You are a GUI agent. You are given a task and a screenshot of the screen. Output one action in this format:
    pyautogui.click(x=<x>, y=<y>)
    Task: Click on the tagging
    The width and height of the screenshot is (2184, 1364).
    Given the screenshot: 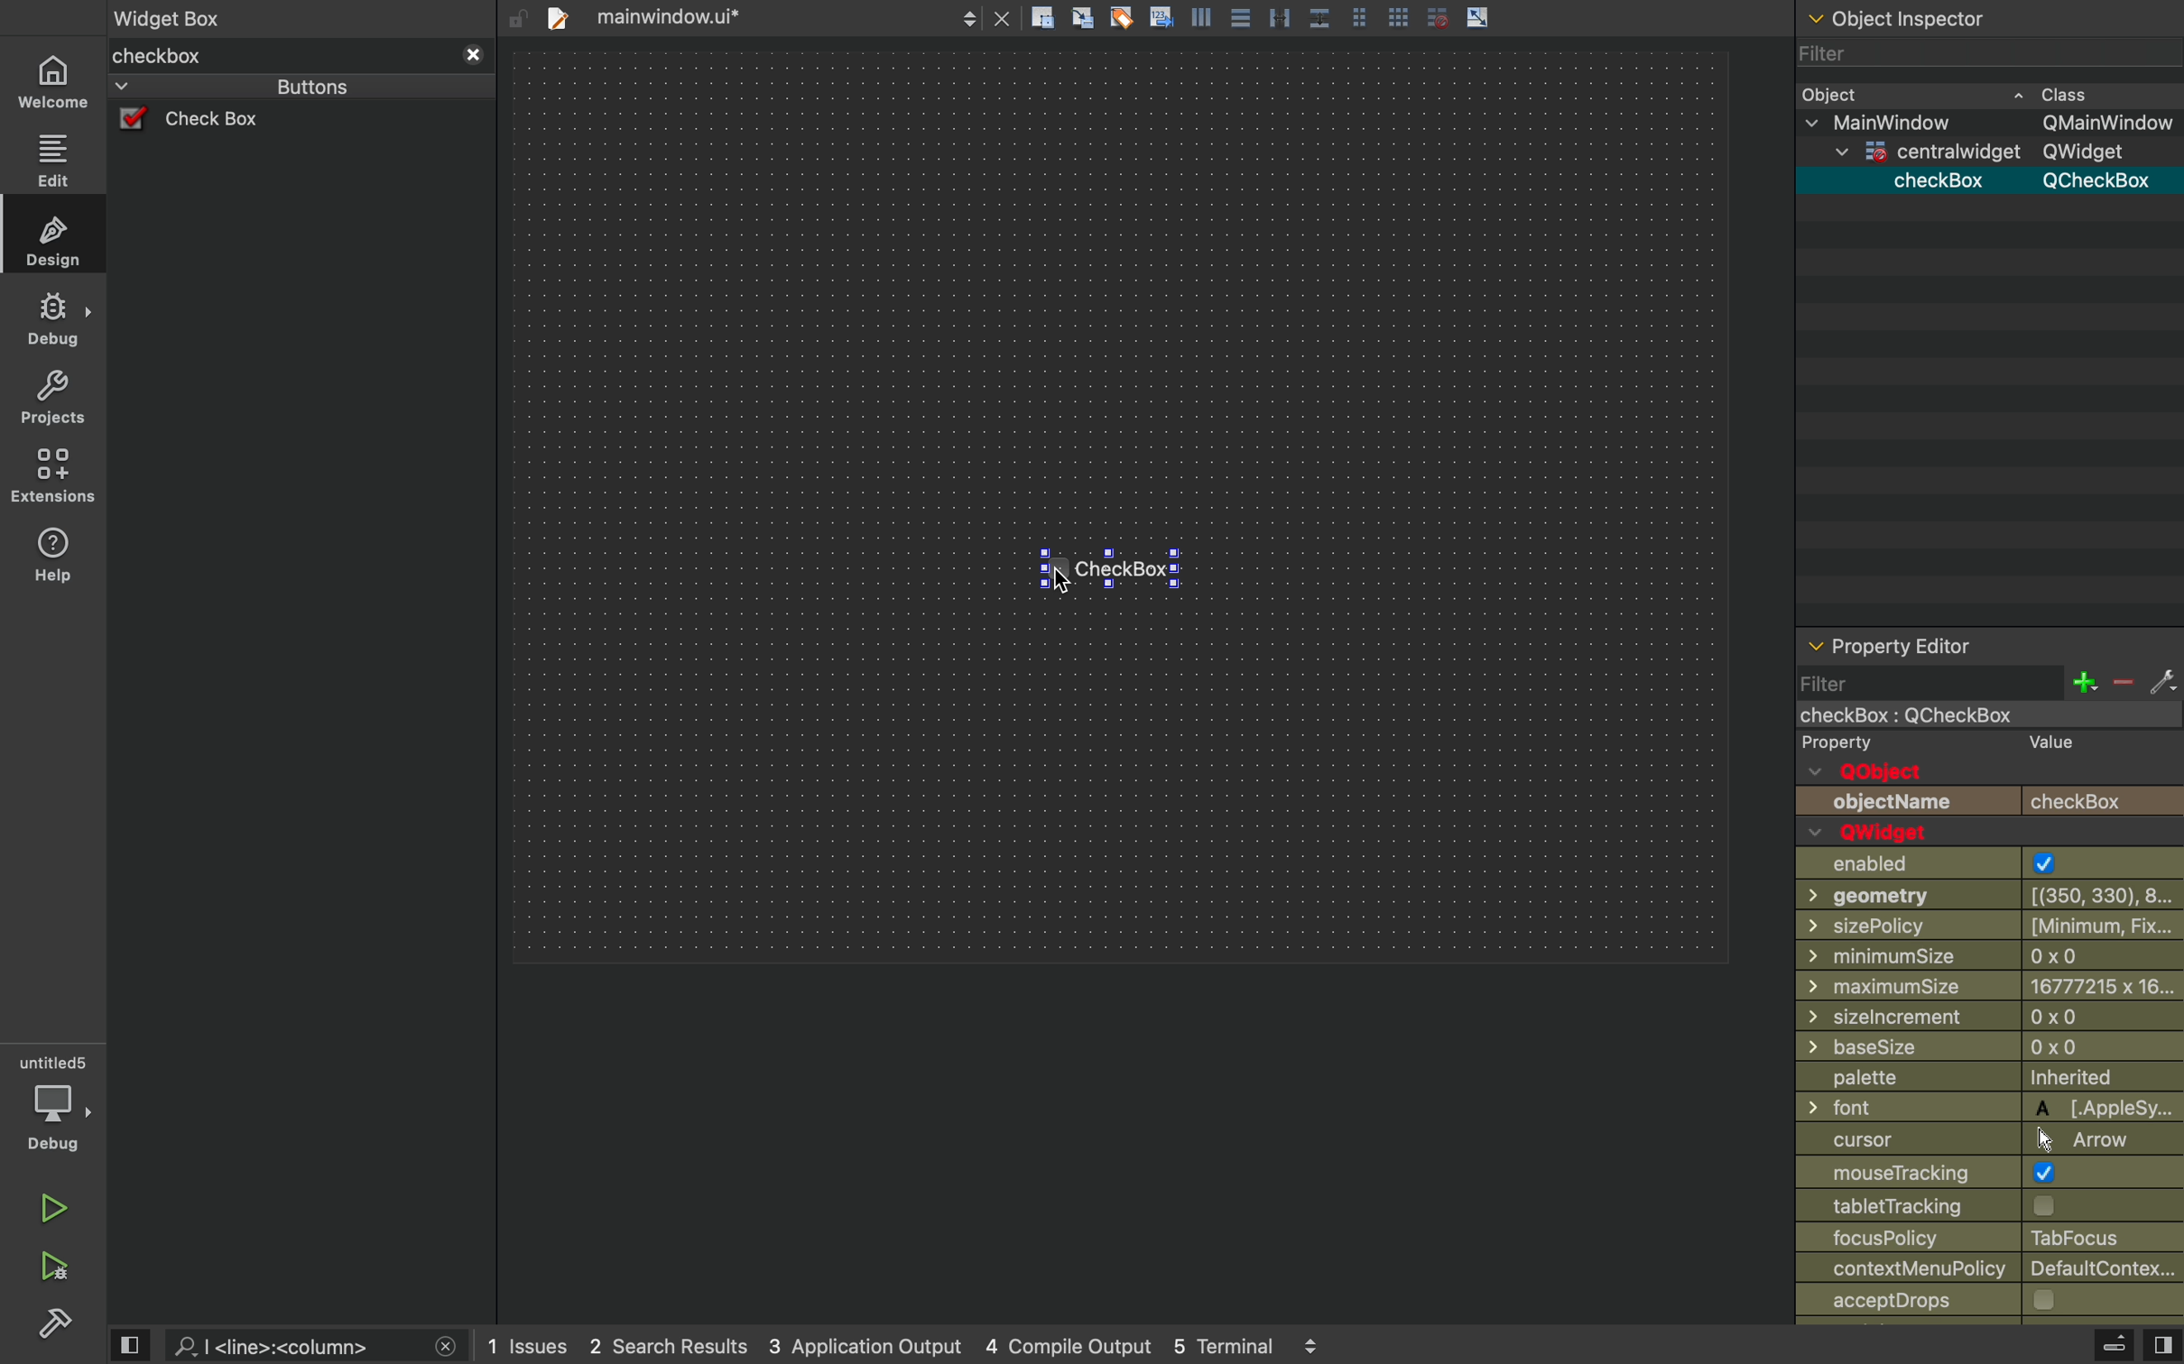 What is the action you would take?
    pyautogui.click(x=1121, y=15)
    